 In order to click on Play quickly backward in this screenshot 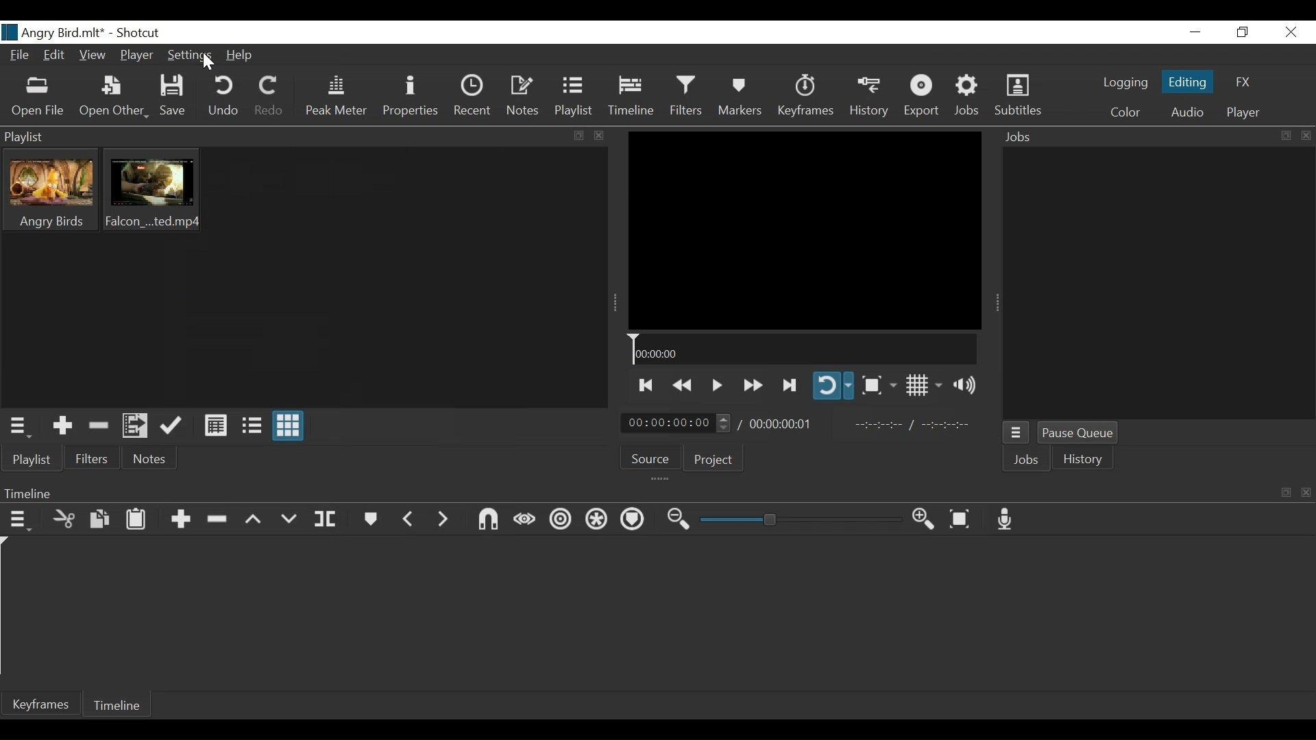, I will do `click(683, 385)`.